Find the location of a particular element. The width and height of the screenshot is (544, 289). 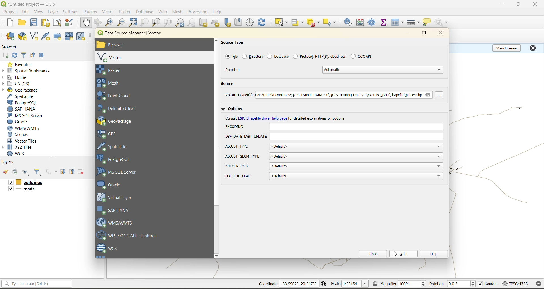

deselect value is located at coordinates (314, 23).